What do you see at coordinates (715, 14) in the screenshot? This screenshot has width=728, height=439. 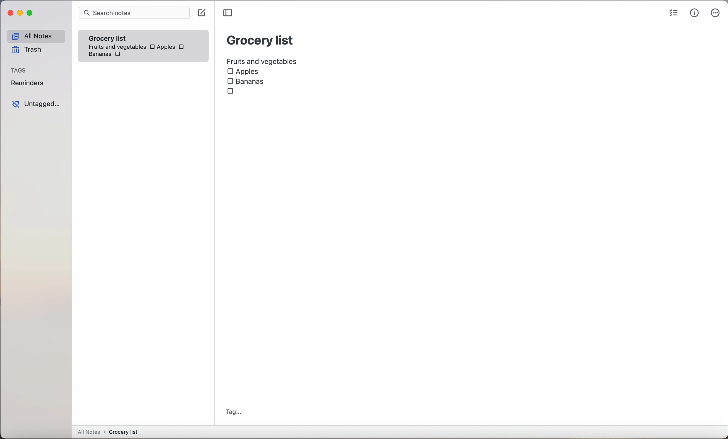 I see `more options` at bounding box center [715, 14].